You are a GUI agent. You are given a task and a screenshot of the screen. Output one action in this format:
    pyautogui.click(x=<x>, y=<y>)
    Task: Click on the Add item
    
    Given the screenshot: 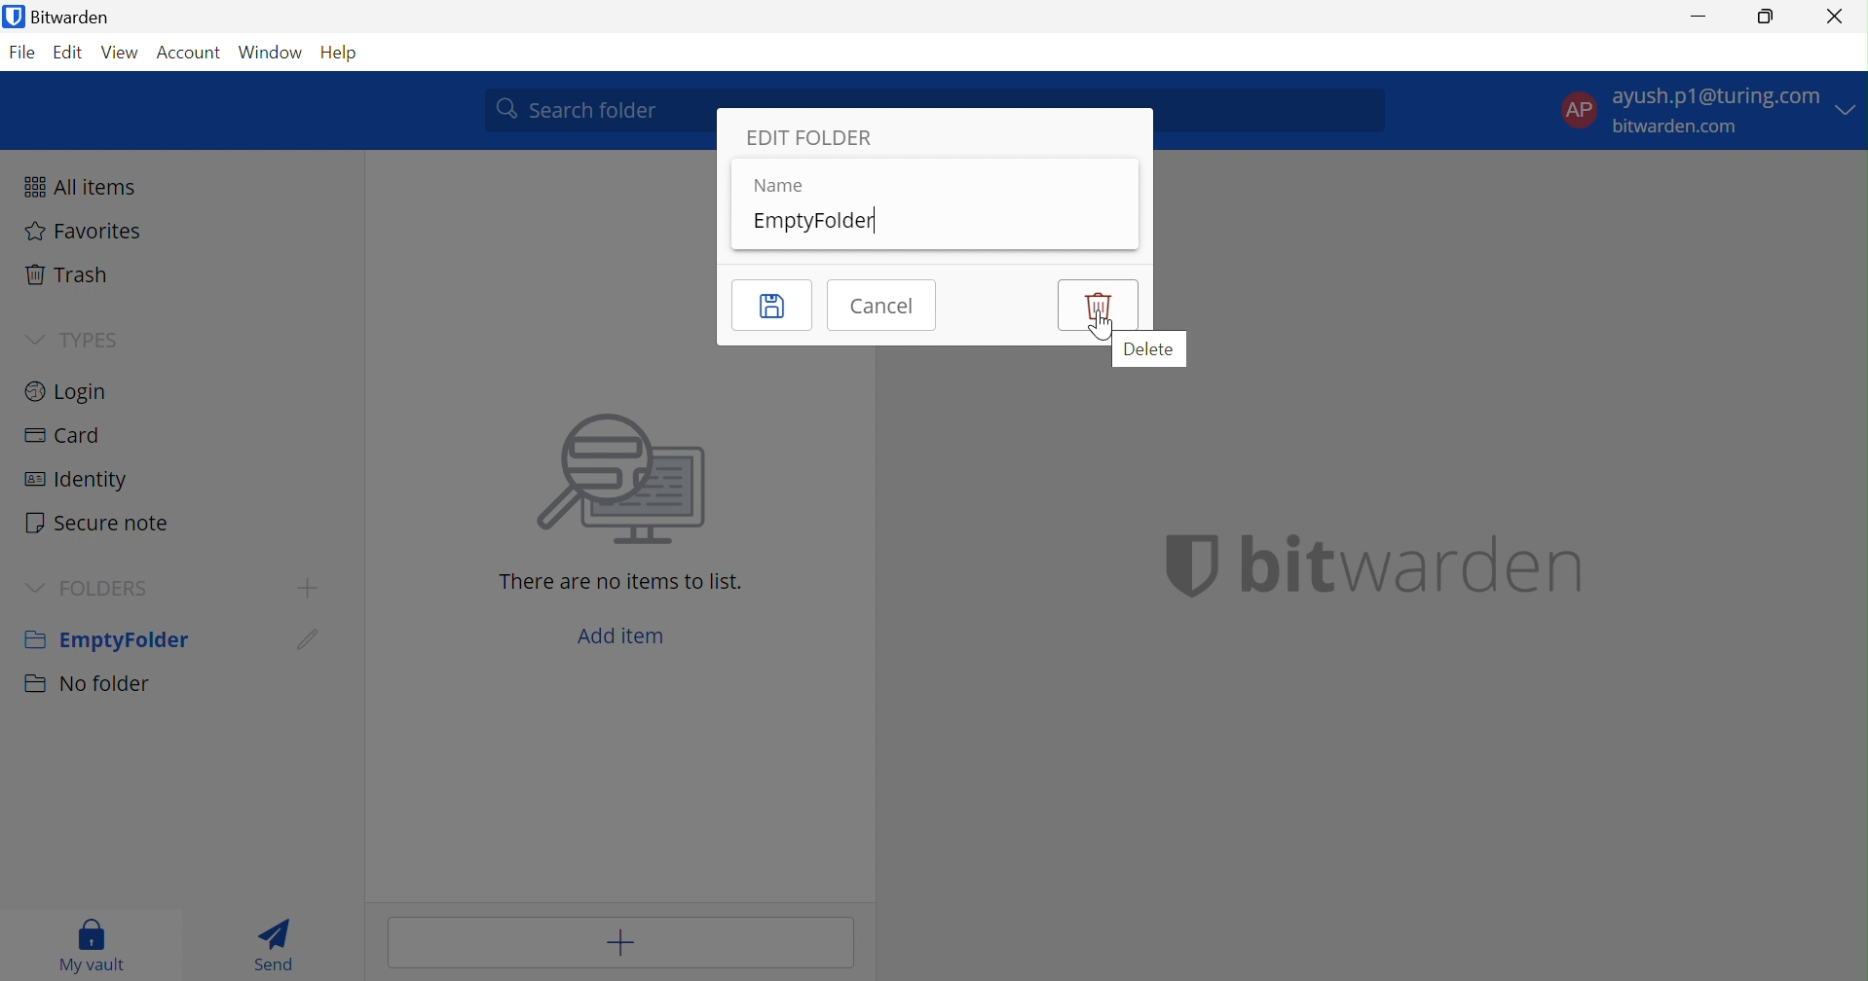 What is the action you would take?
    pyautogui.click(x=625, y=942)
    